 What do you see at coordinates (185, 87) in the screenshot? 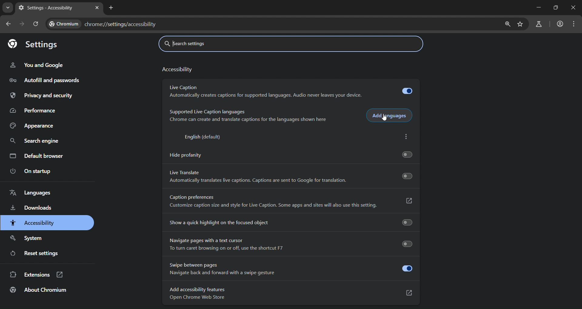
I see `` at bounding box center [185, 87].